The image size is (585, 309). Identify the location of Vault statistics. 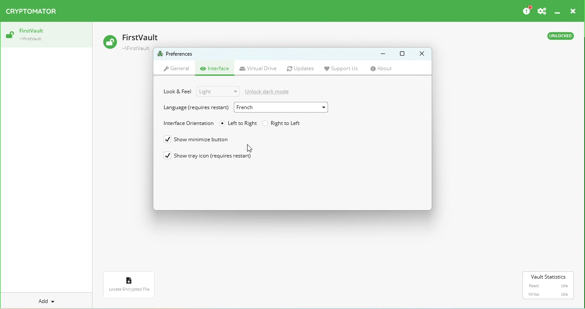
(549, 285).